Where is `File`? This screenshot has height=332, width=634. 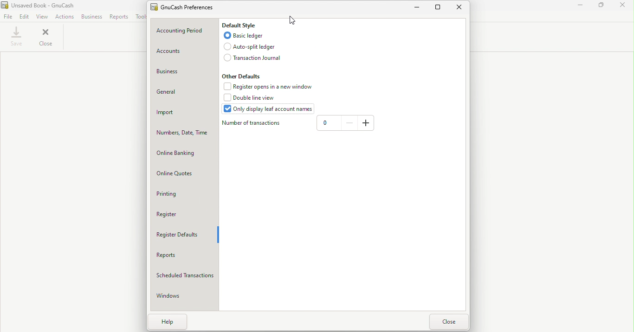 File is located at coordinates (8, 16).